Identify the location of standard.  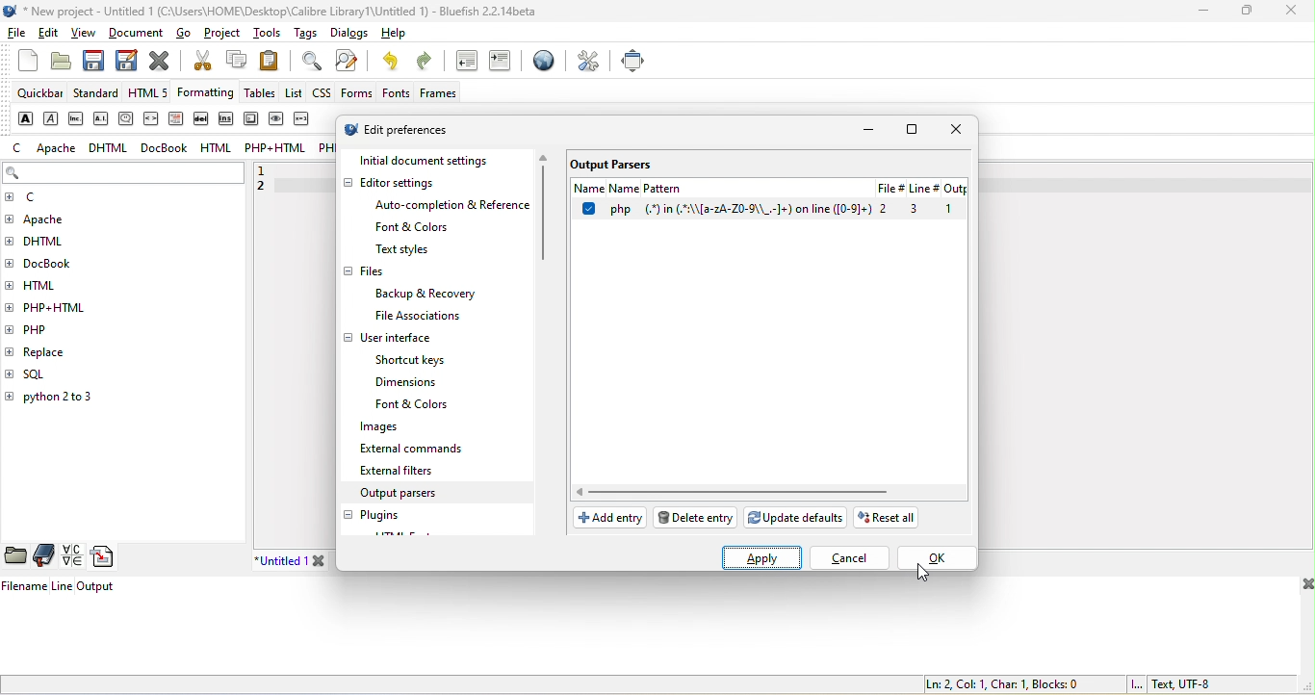
(98, 92).